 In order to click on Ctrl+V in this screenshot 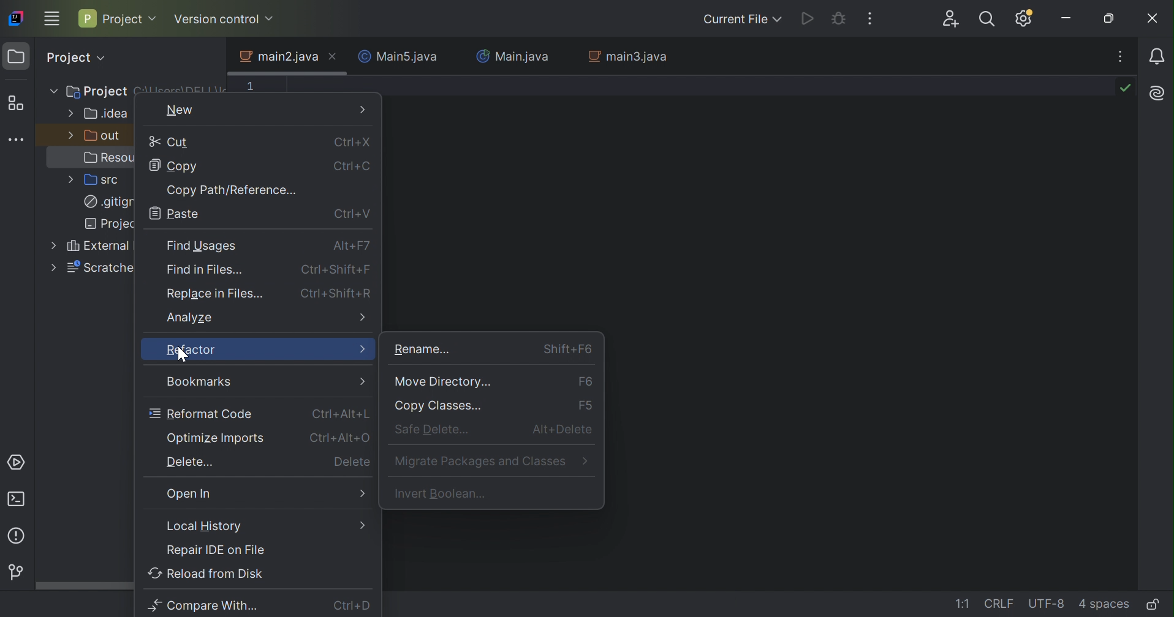, I will do `click(355, 215)`.